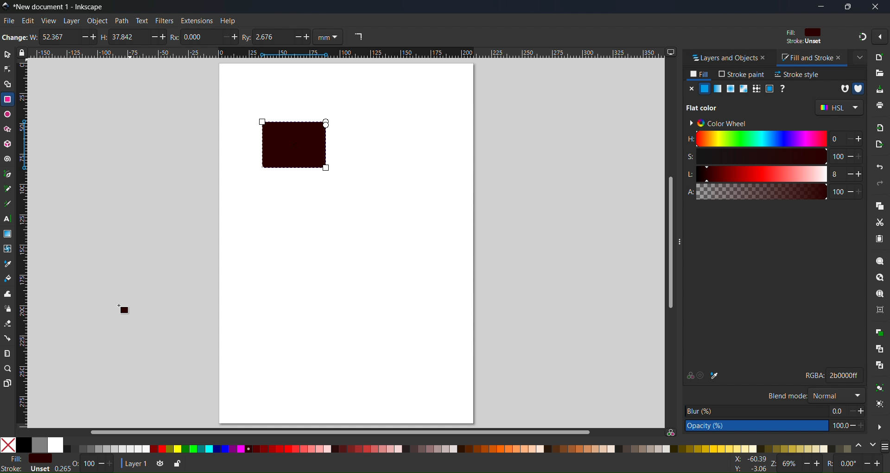 The width and height of the screenshot is (890, 473). What do you see at coordinates (879, 389) in the screenshot?
I see `Group` at bounding box center [879, 389].